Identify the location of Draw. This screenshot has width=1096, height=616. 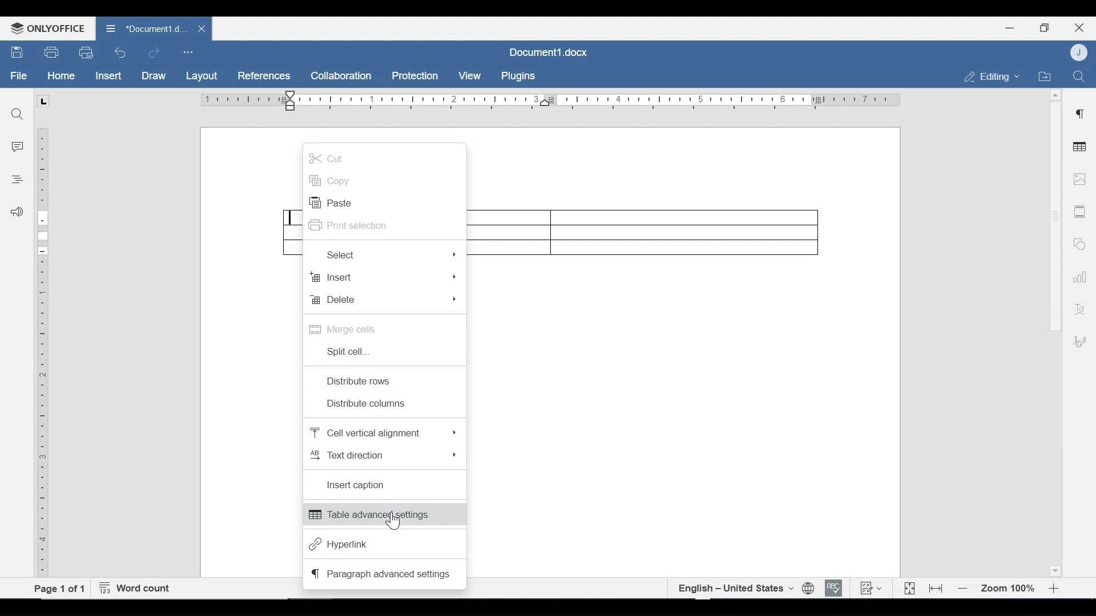
(154, 76).